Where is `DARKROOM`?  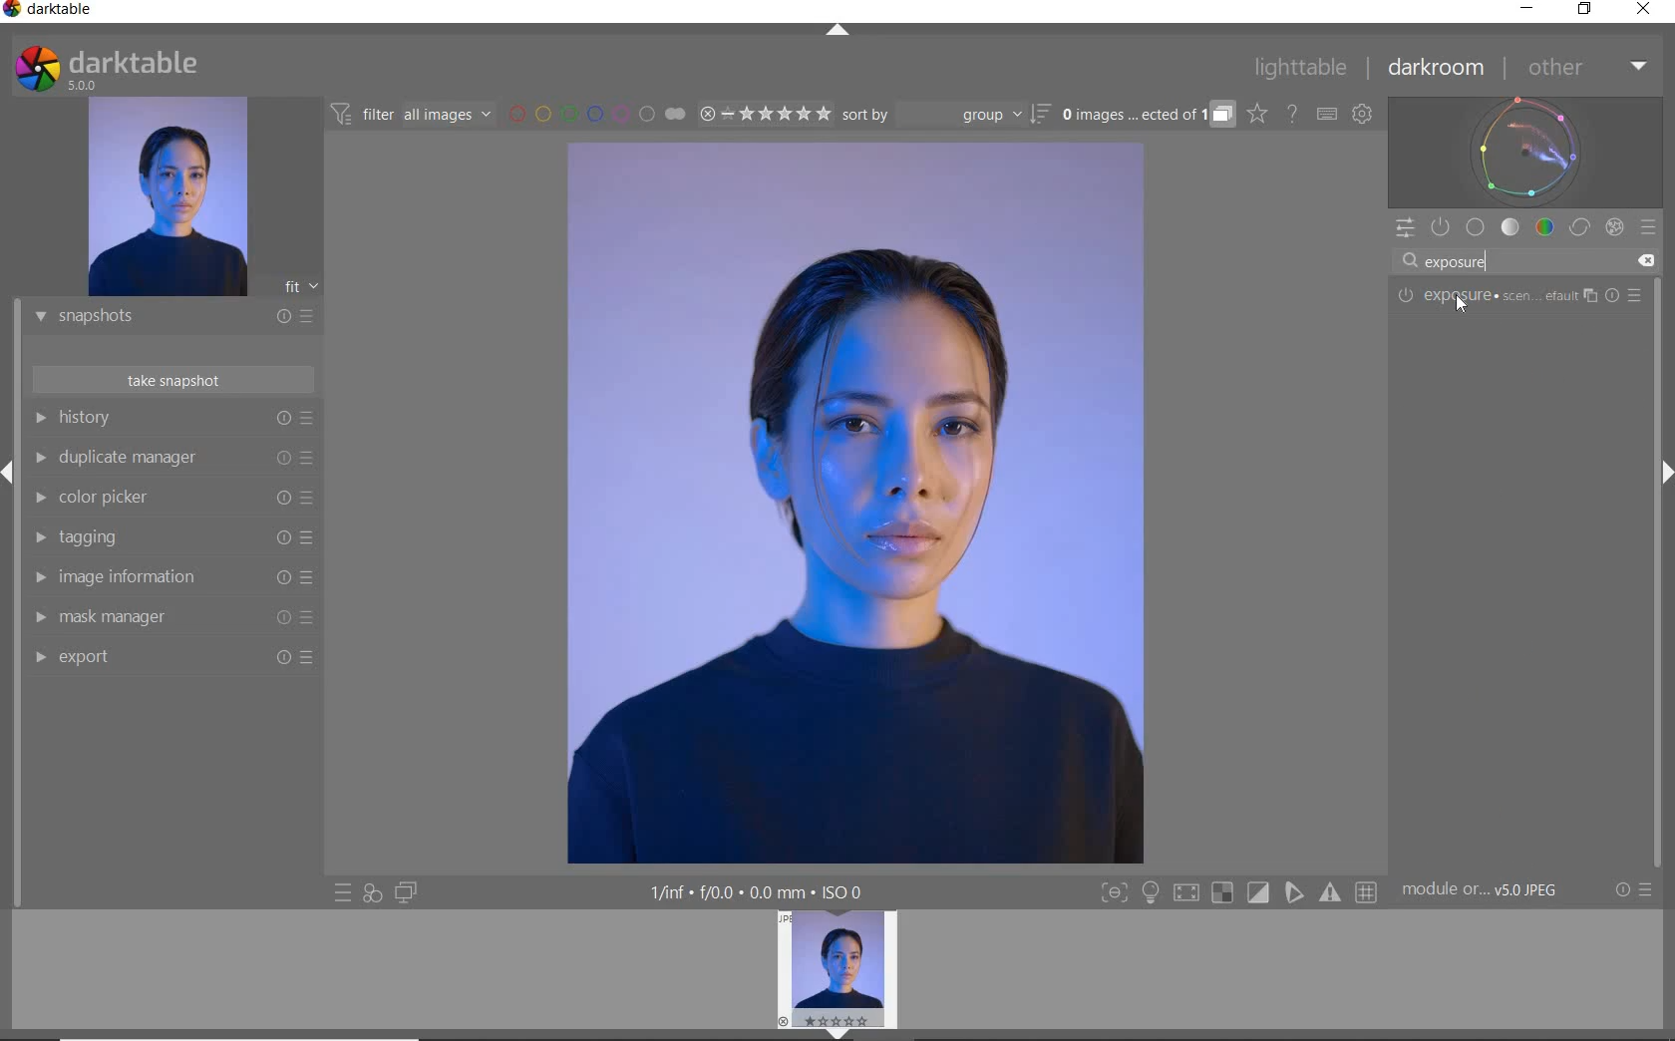
DARKROOM is located at coordinates (1437, 69).